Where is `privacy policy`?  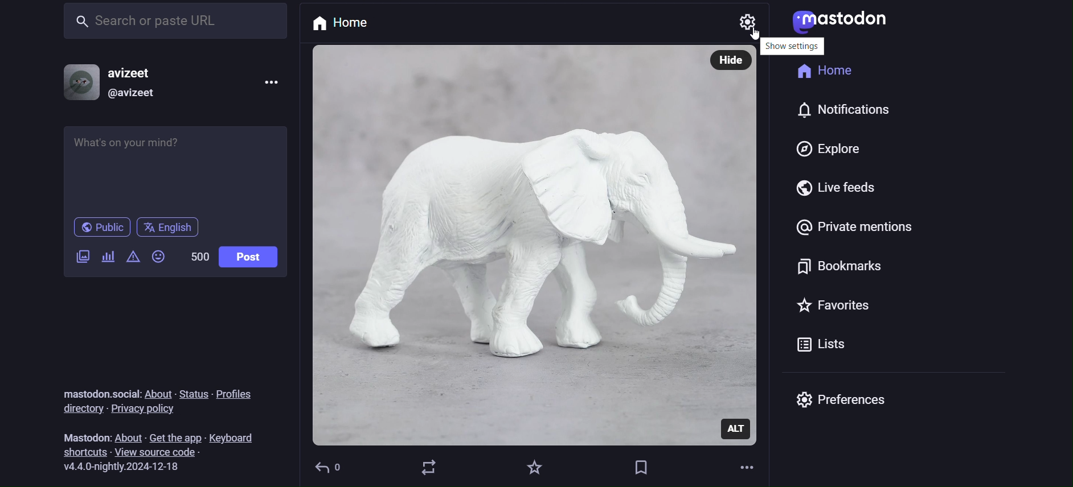 privacy policy is located at coordinates (148, 410).